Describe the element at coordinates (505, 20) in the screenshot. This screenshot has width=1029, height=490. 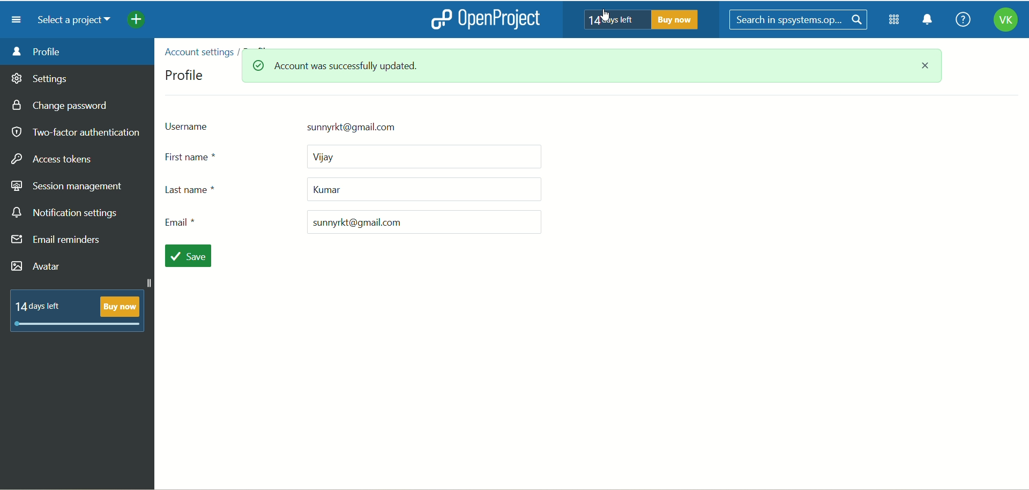
I see `openproject` at that location.